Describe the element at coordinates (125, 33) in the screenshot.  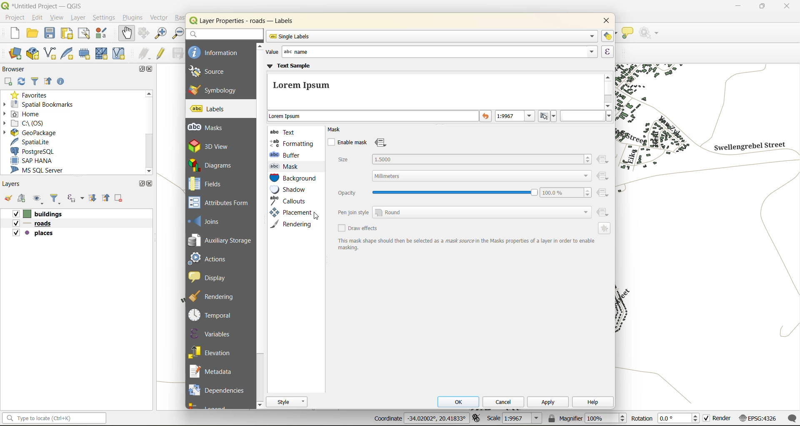
I see `pan map` at that location.